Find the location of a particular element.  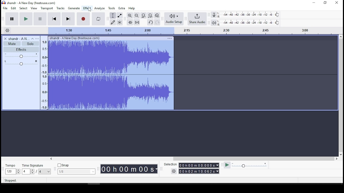

multi tool is located at coordinates (120, 23).